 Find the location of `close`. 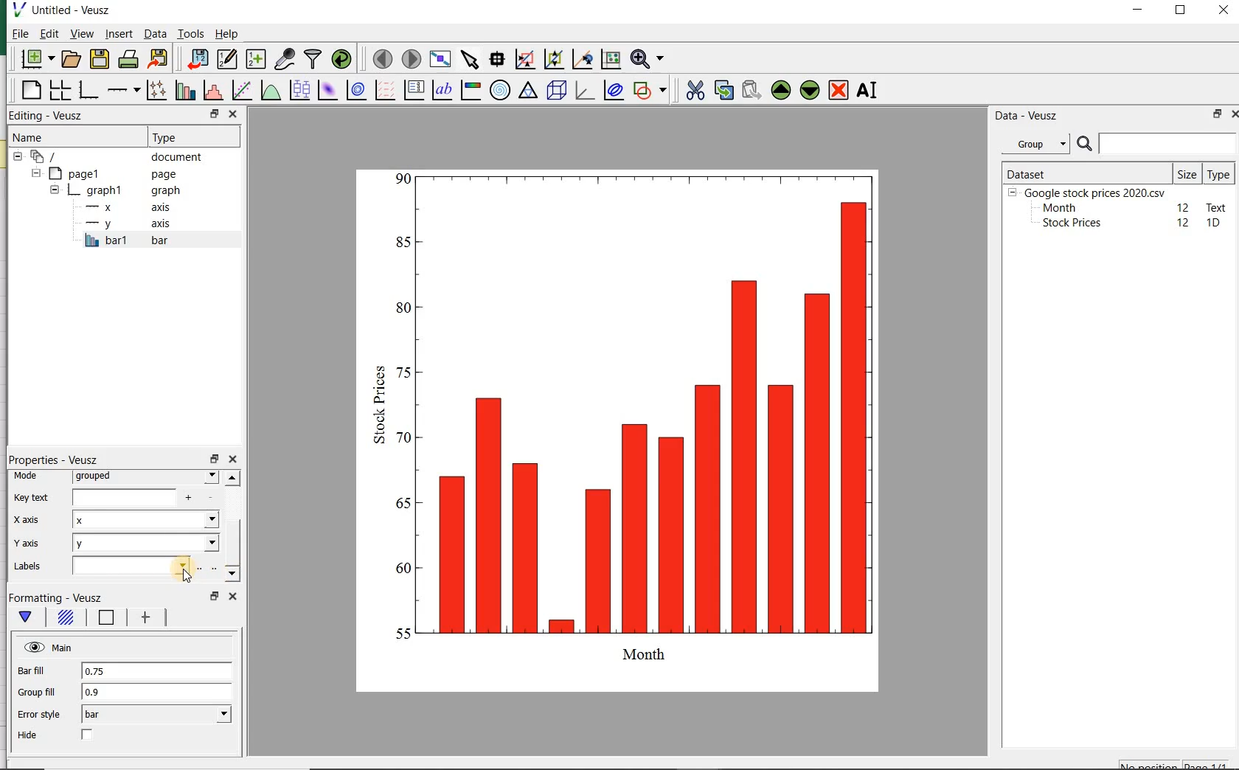

close is located at coordinates (1224, 11).